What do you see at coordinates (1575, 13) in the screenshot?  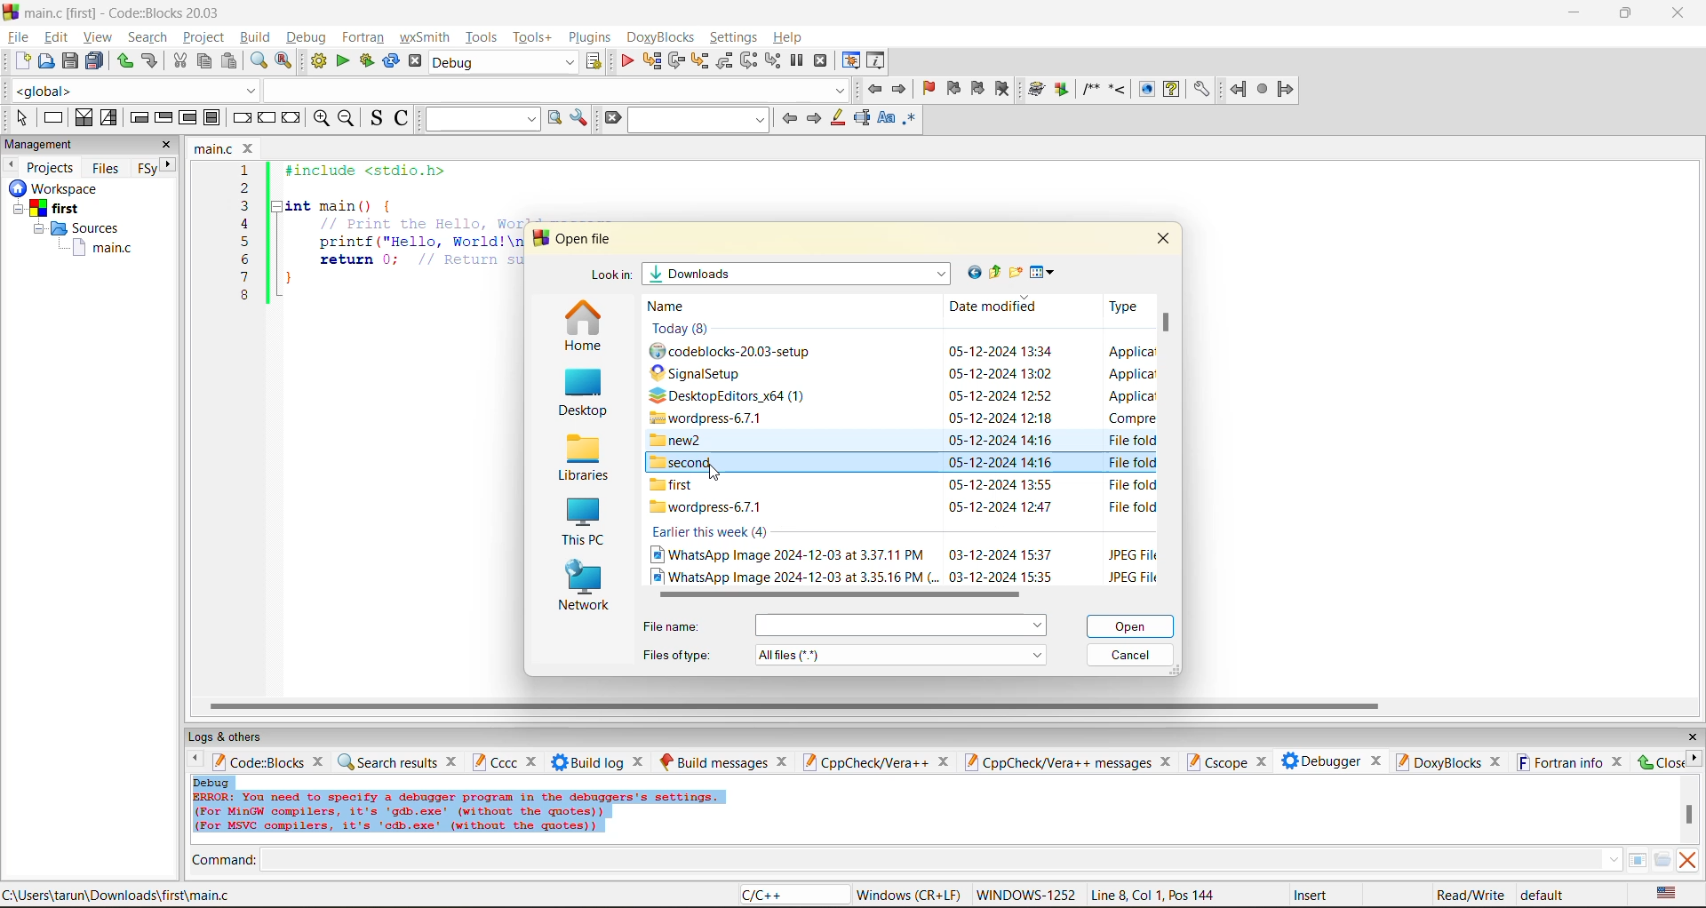 I see `minimize` at bounding box center [1575, 13].